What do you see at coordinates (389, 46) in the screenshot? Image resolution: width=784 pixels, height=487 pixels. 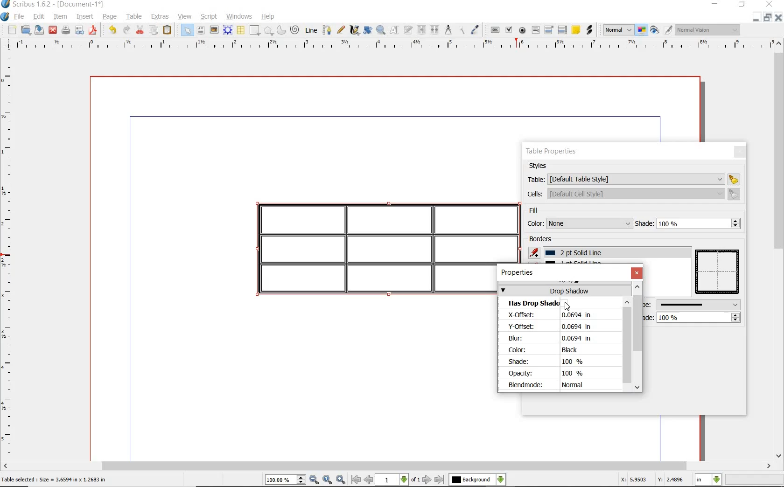 I see `ruler` at bounding box center [389, 46].